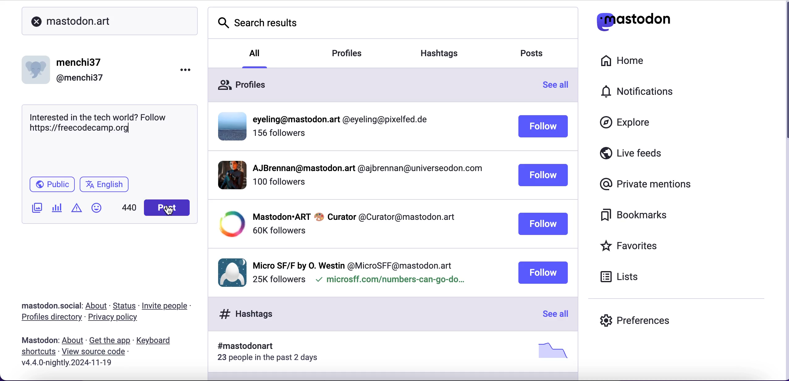  What do you see at coordinates (110, 340) in the screenshot?
I see `get the app` at bounding box center [110, 340].